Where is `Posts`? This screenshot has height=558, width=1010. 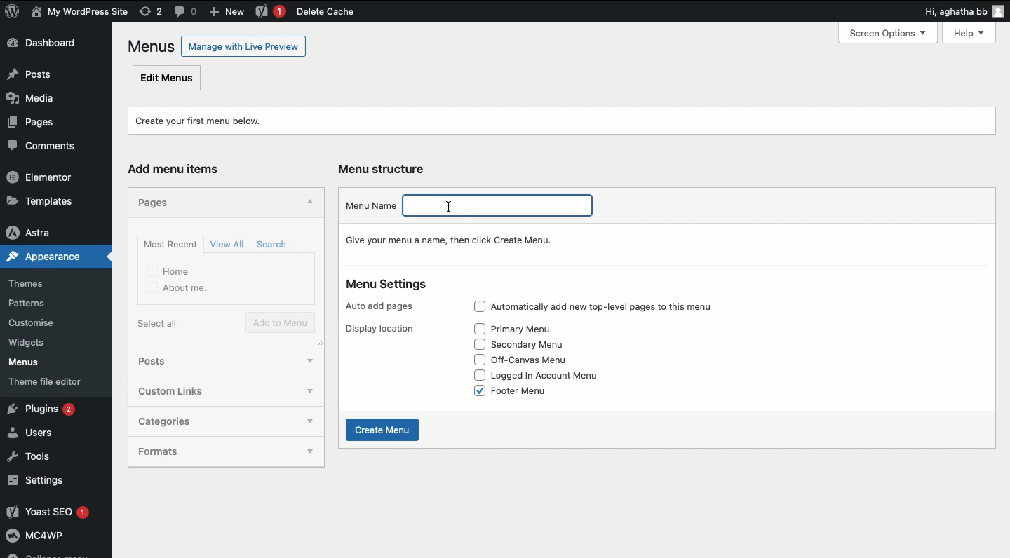 Posts is located at coordinates (52, 75).